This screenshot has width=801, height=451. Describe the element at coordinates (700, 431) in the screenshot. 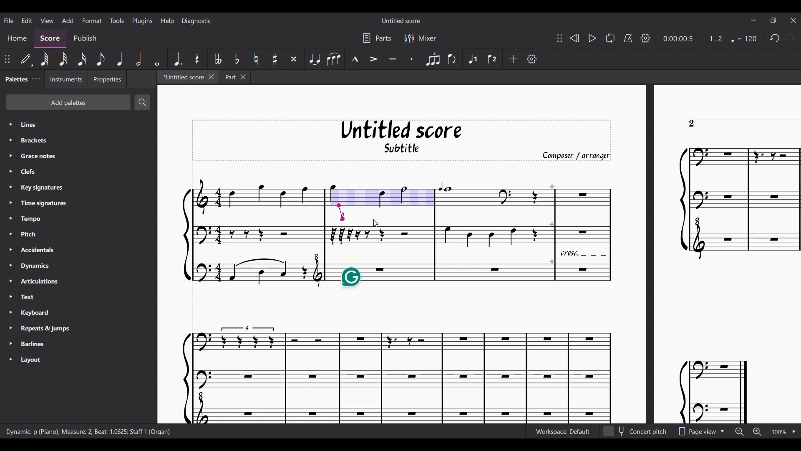

I see `Page view options` at that location.